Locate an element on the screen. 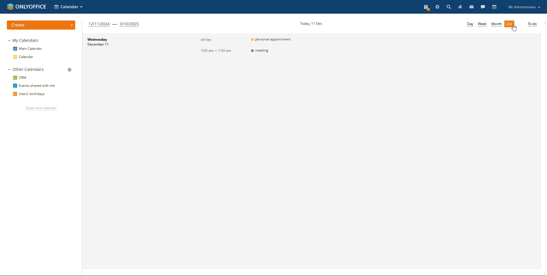 This screenshot has width=547, height=276. week view is located at coordinates (482, 24).